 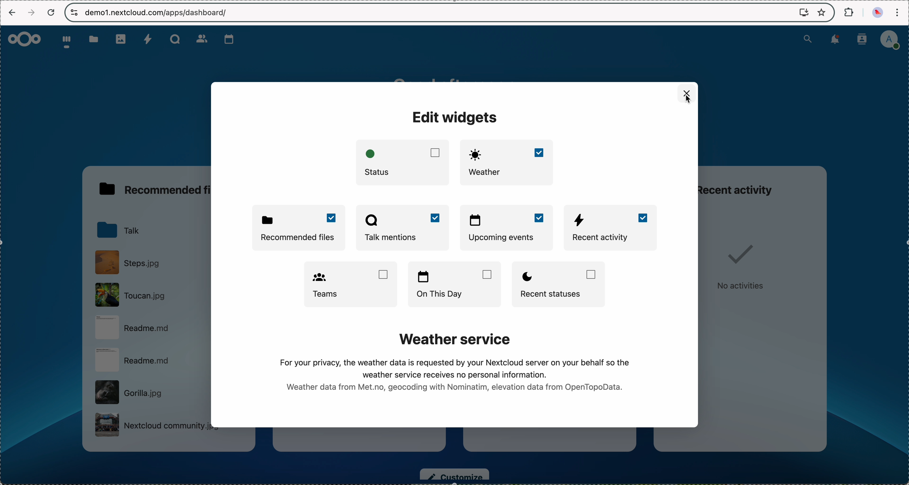 I want to click on good afternoon, so click(x=460, y=76).